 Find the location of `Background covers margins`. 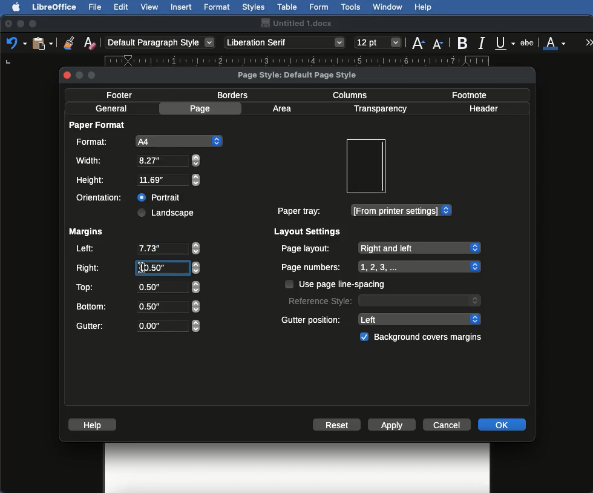

Background covers margins is located at coordinates (423, 337).